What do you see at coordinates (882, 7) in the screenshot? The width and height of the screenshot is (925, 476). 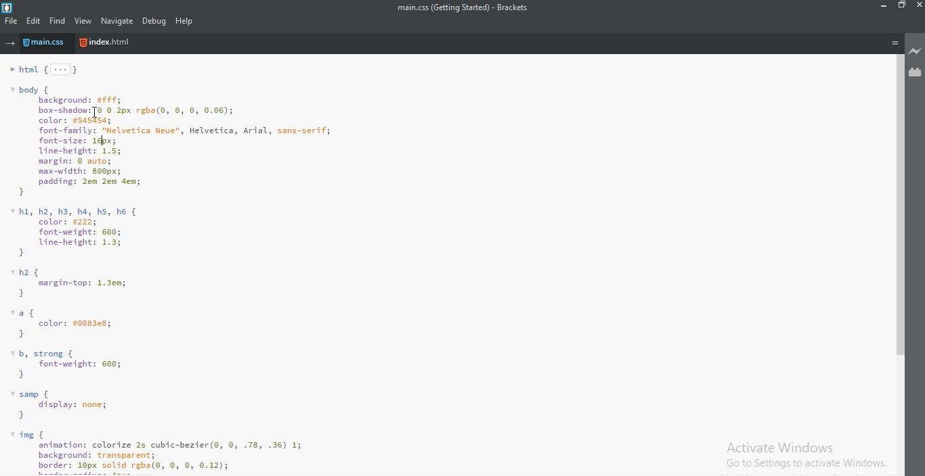 I see `minimise` at bounding box center [882, 7].